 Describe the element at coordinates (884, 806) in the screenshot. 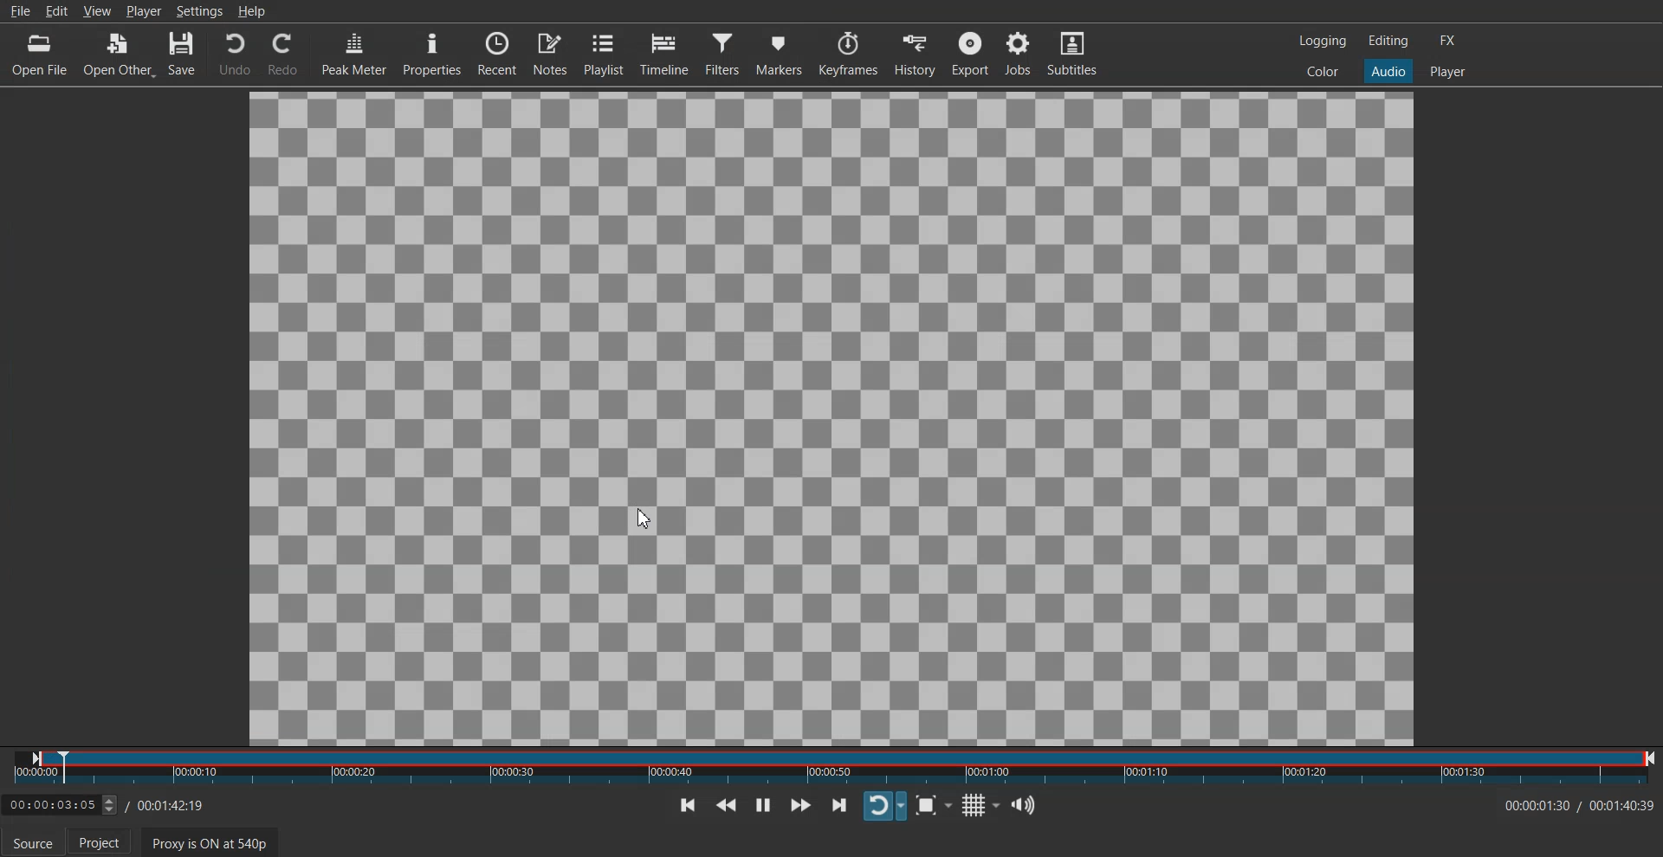

I see `Toggle player looping` at that location.